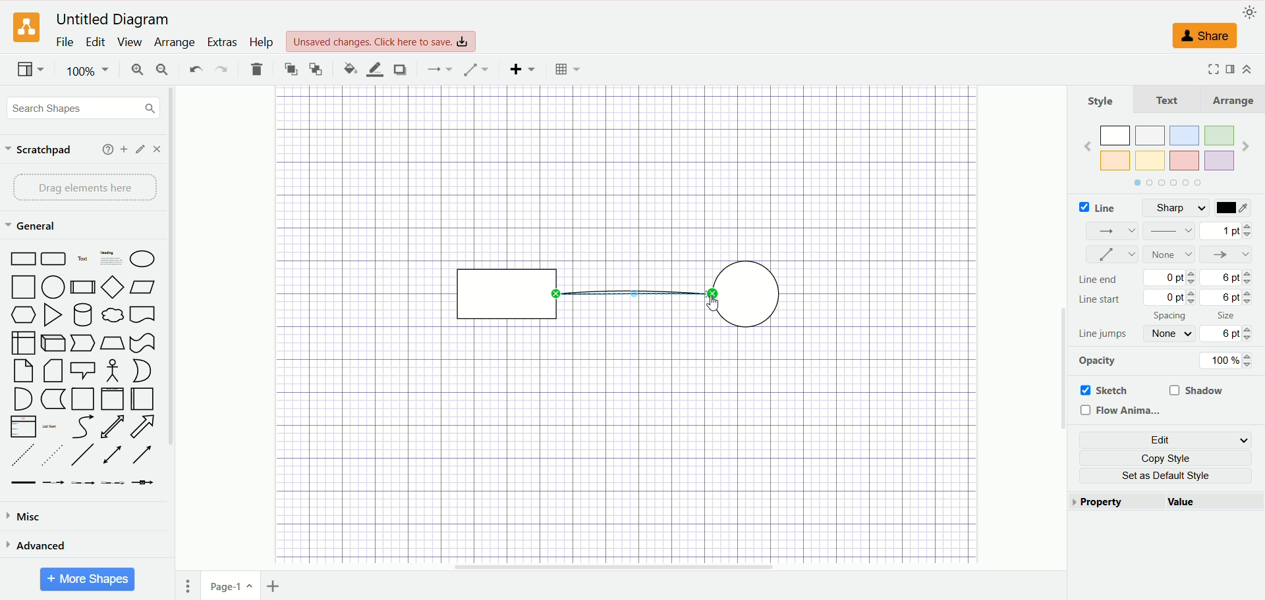 The width and height of the screenshot is (1265, 600). What do you see at coordinates (25, 28) in the screenshot?
I see `logo` at bounding box center [25, 28].